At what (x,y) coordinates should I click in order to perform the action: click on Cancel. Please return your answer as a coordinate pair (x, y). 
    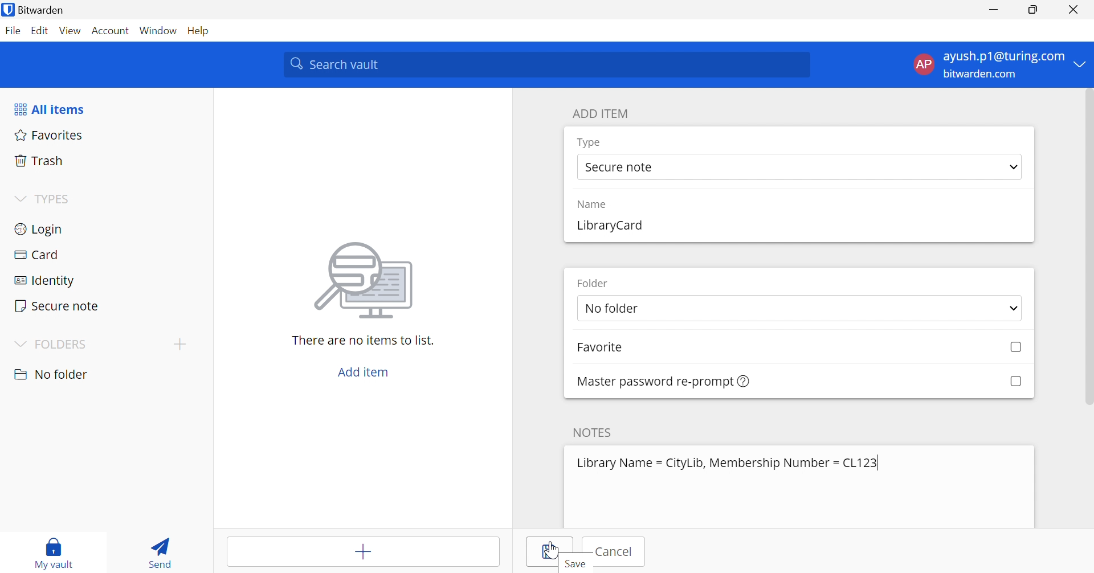
    Looking at the image, I should click on (613, 551).